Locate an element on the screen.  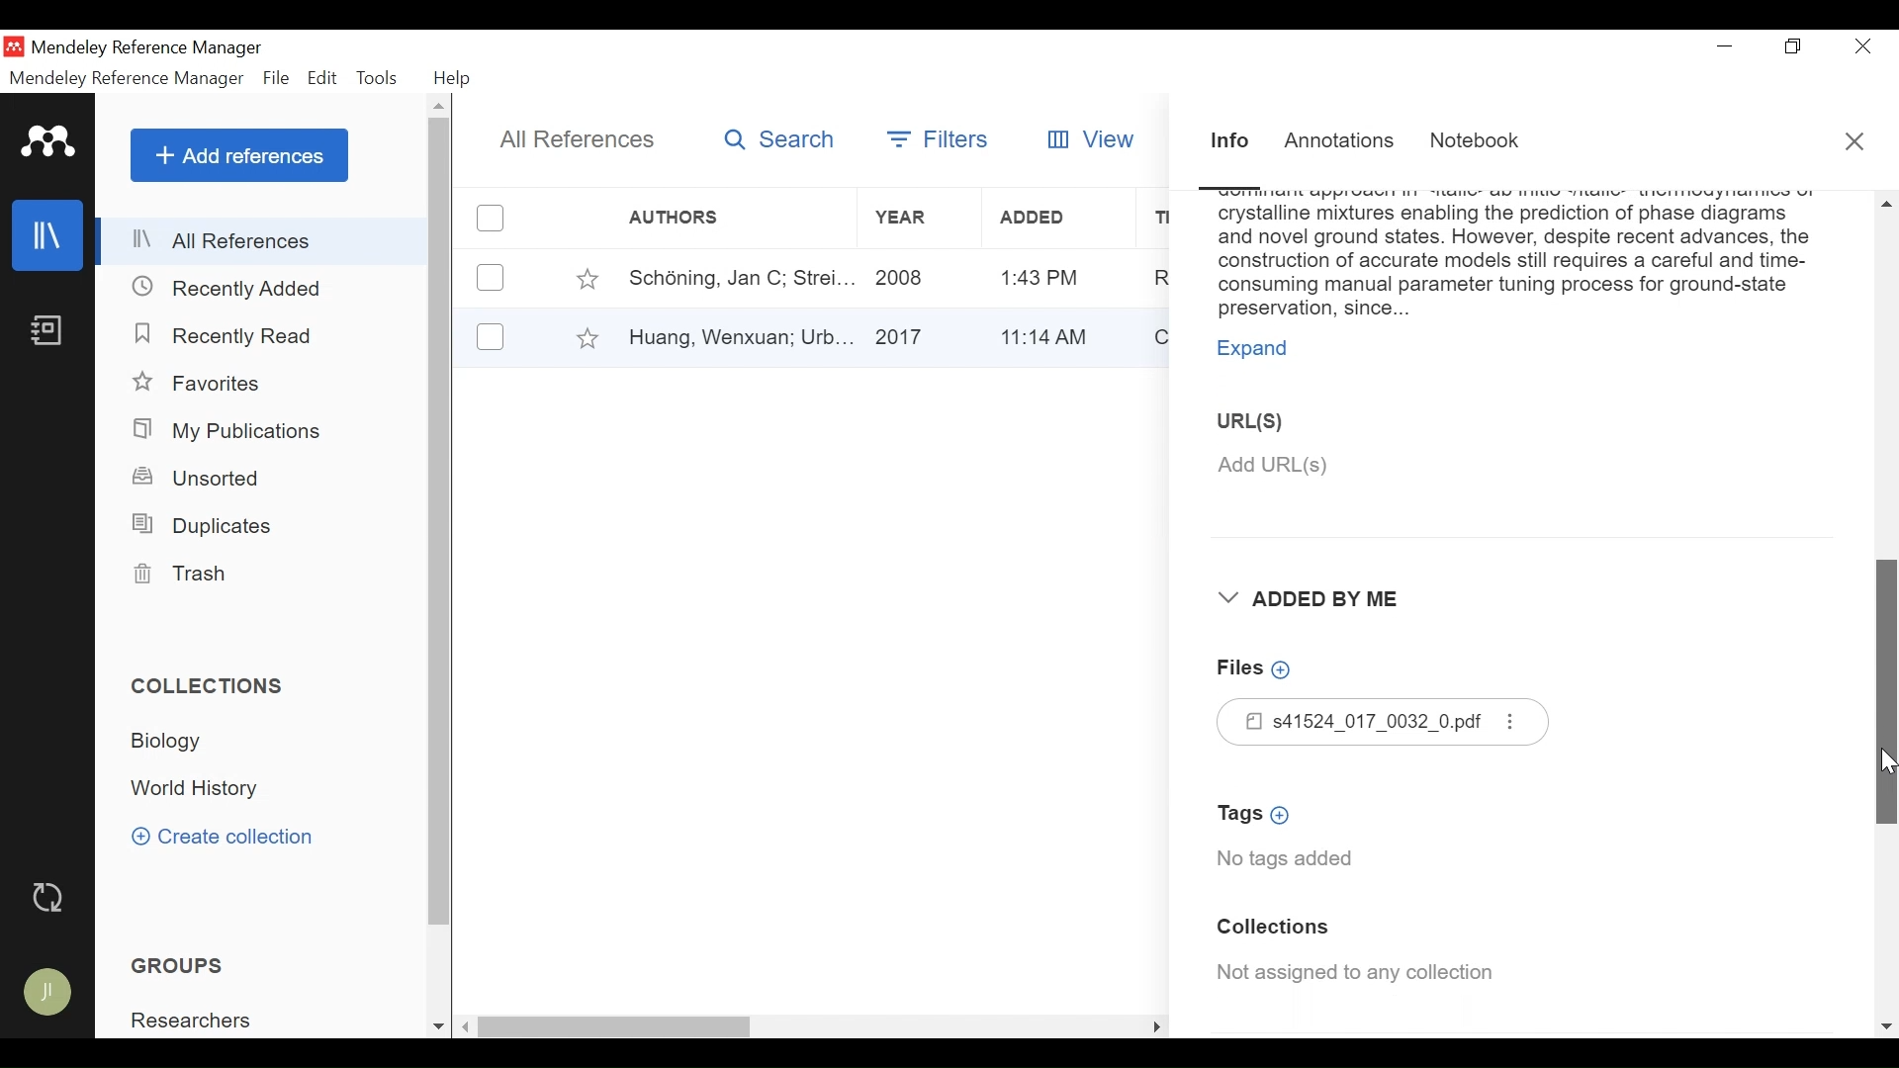
No tags added is located at coordinates (1379, 861).